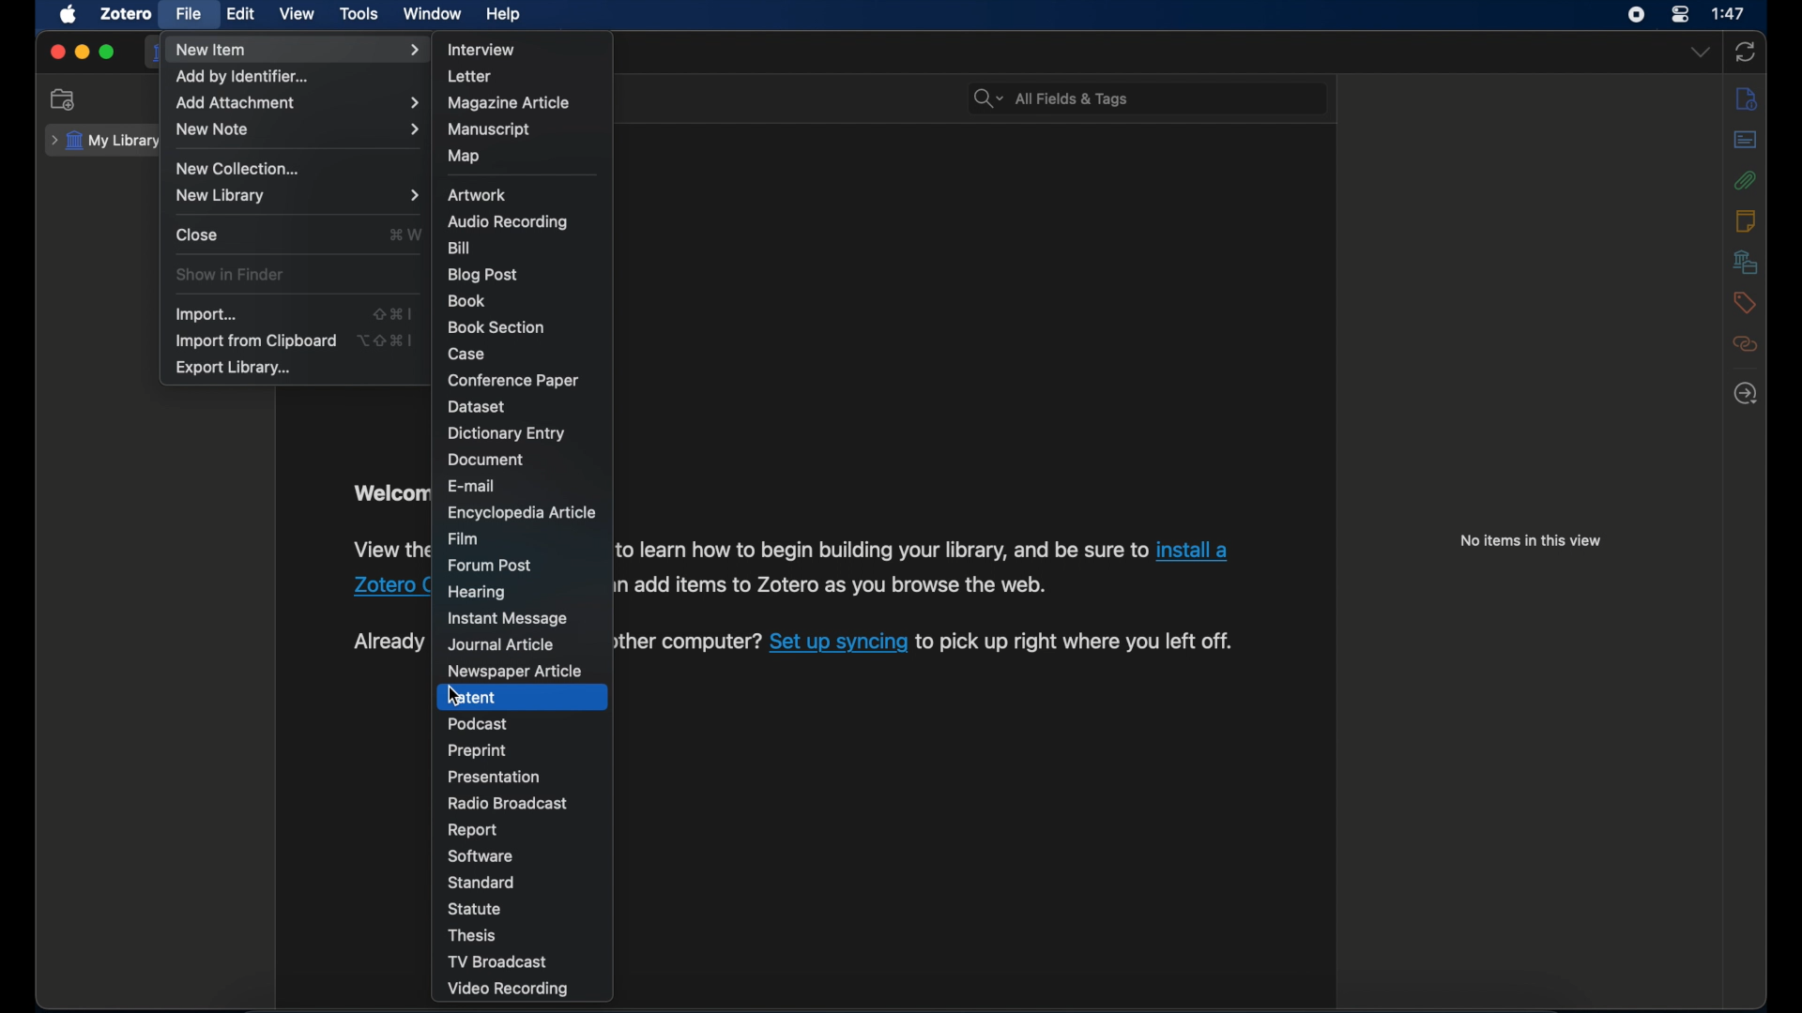  Describe the element at coordinates (506, 433) in the screenshot. I see `dictionary item` at that location.